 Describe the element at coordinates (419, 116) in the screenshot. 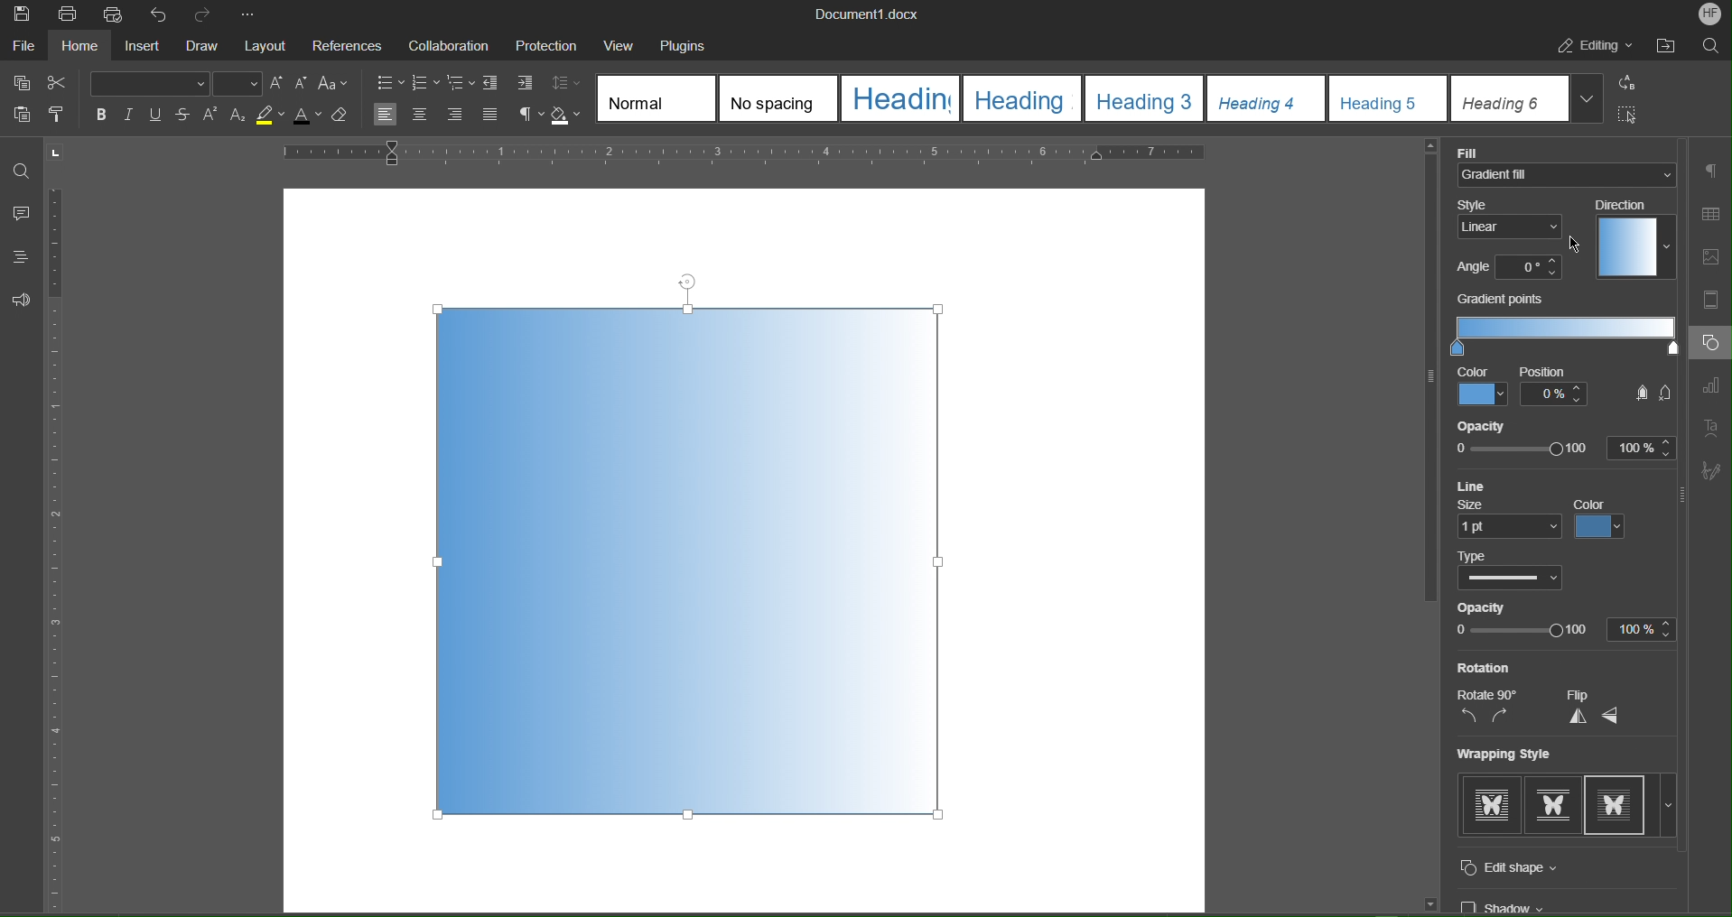

I see `Centre Align` at that location.